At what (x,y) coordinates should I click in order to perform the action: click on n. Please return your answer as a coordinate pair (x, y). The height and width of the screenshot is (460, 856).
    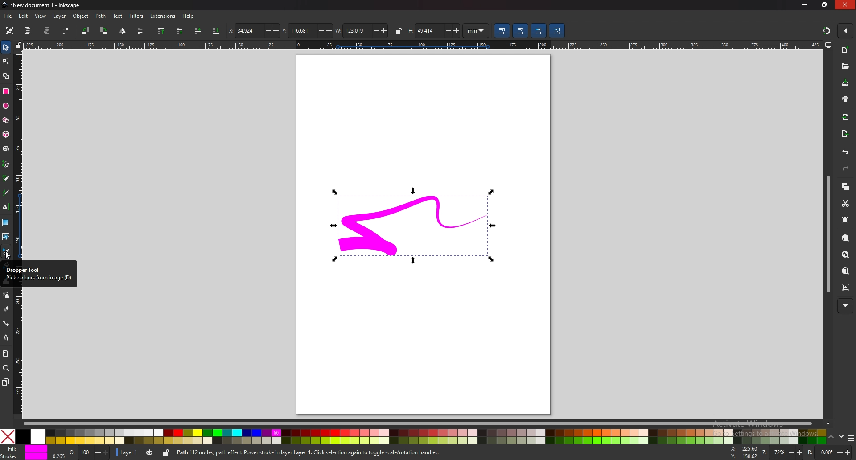
    Looking at the image, I should click on (846, 50).